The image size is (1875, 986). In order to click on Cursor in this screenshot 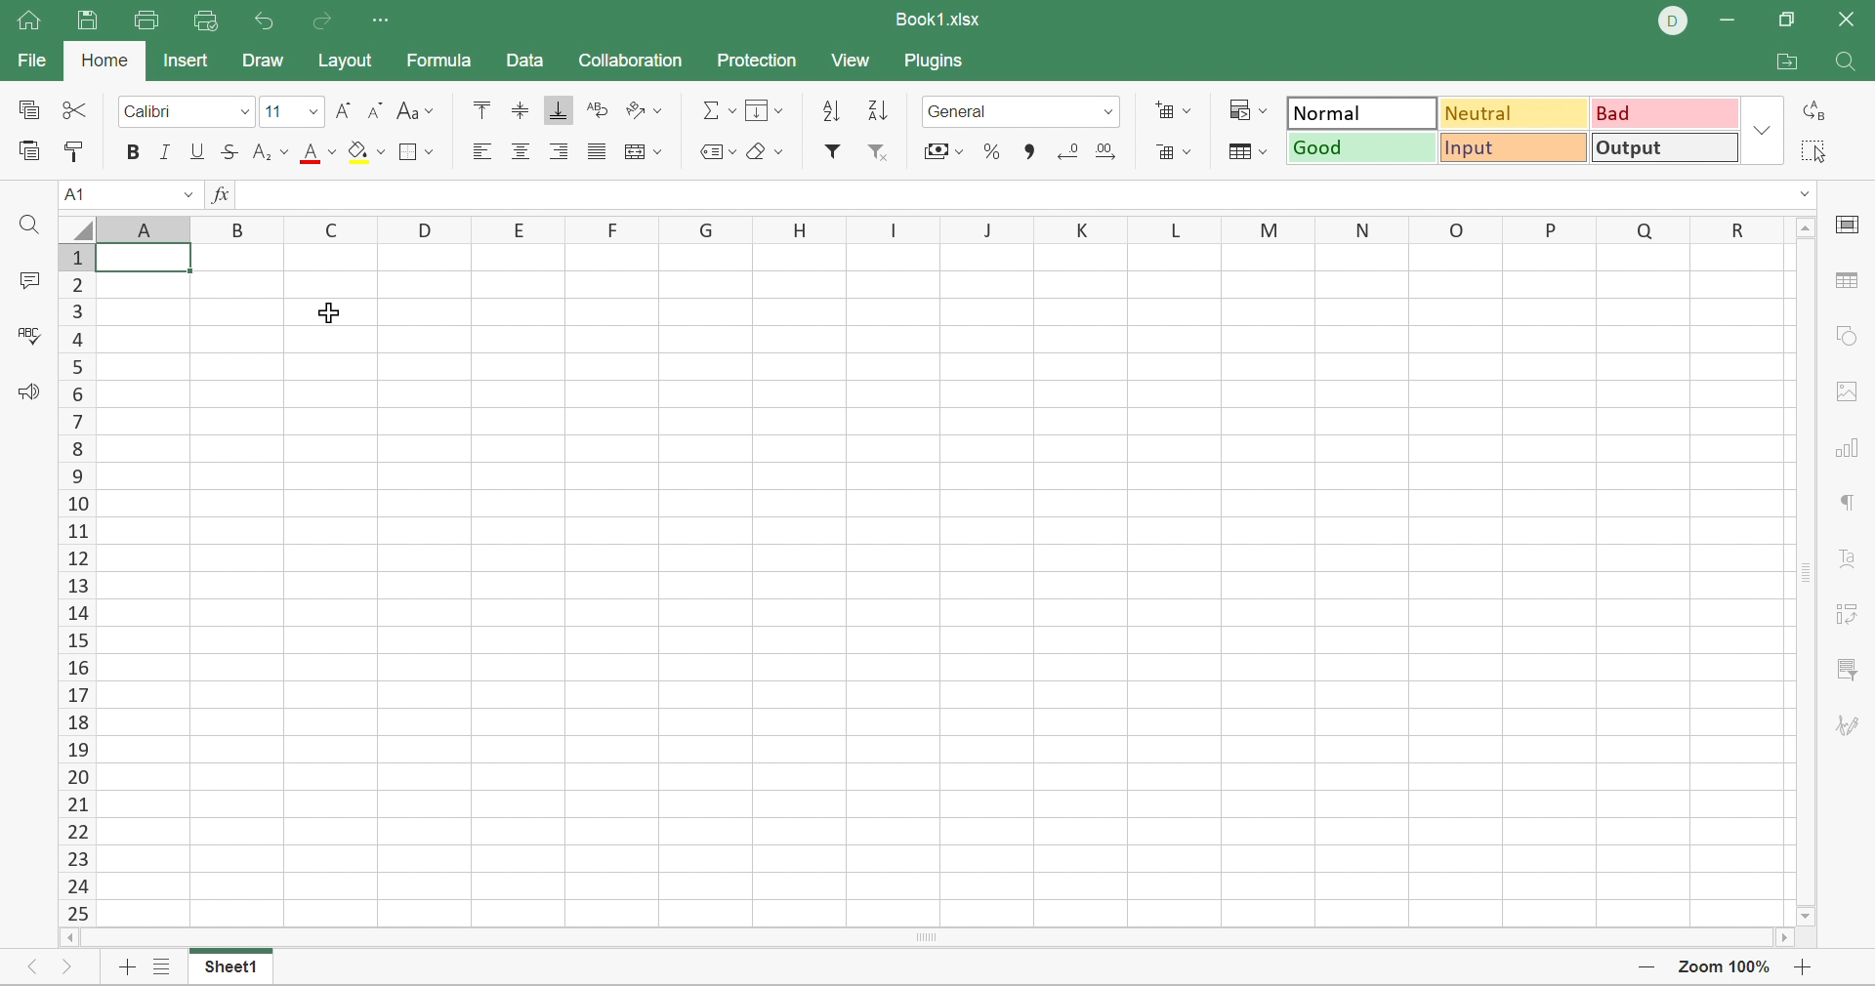, I will do `click(324, 318)`.